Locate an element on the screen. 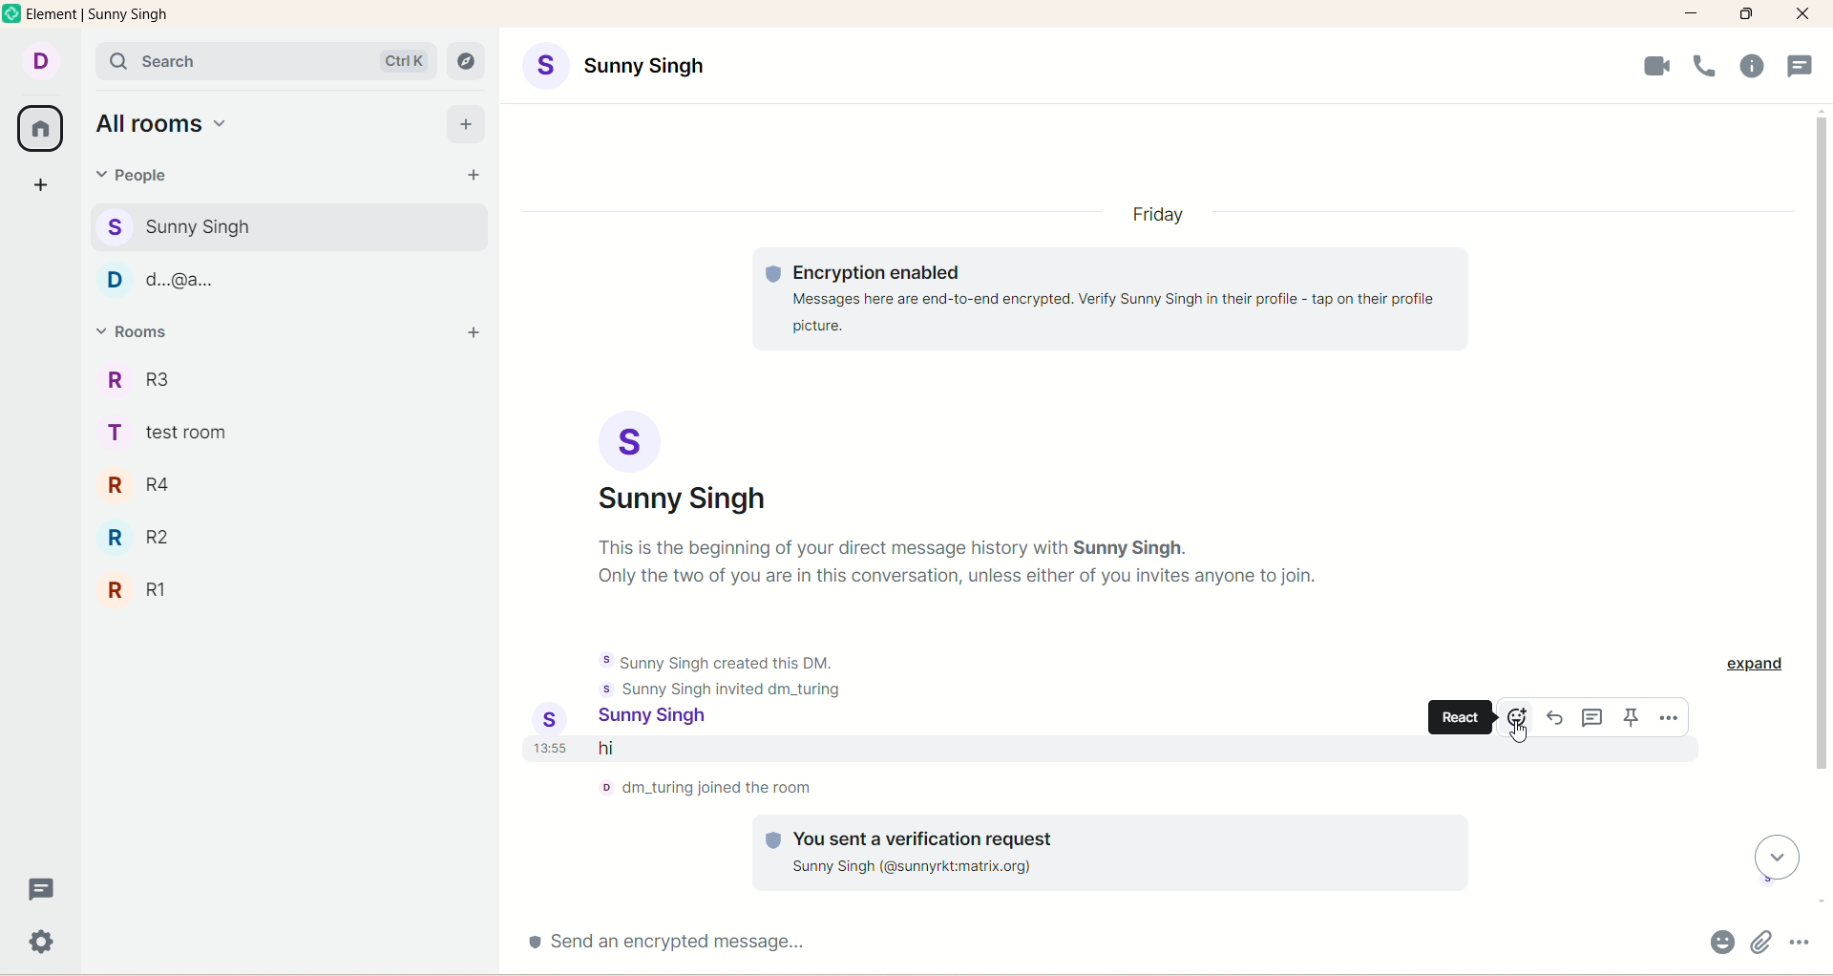  threads is located at coordinates (1593, 717).